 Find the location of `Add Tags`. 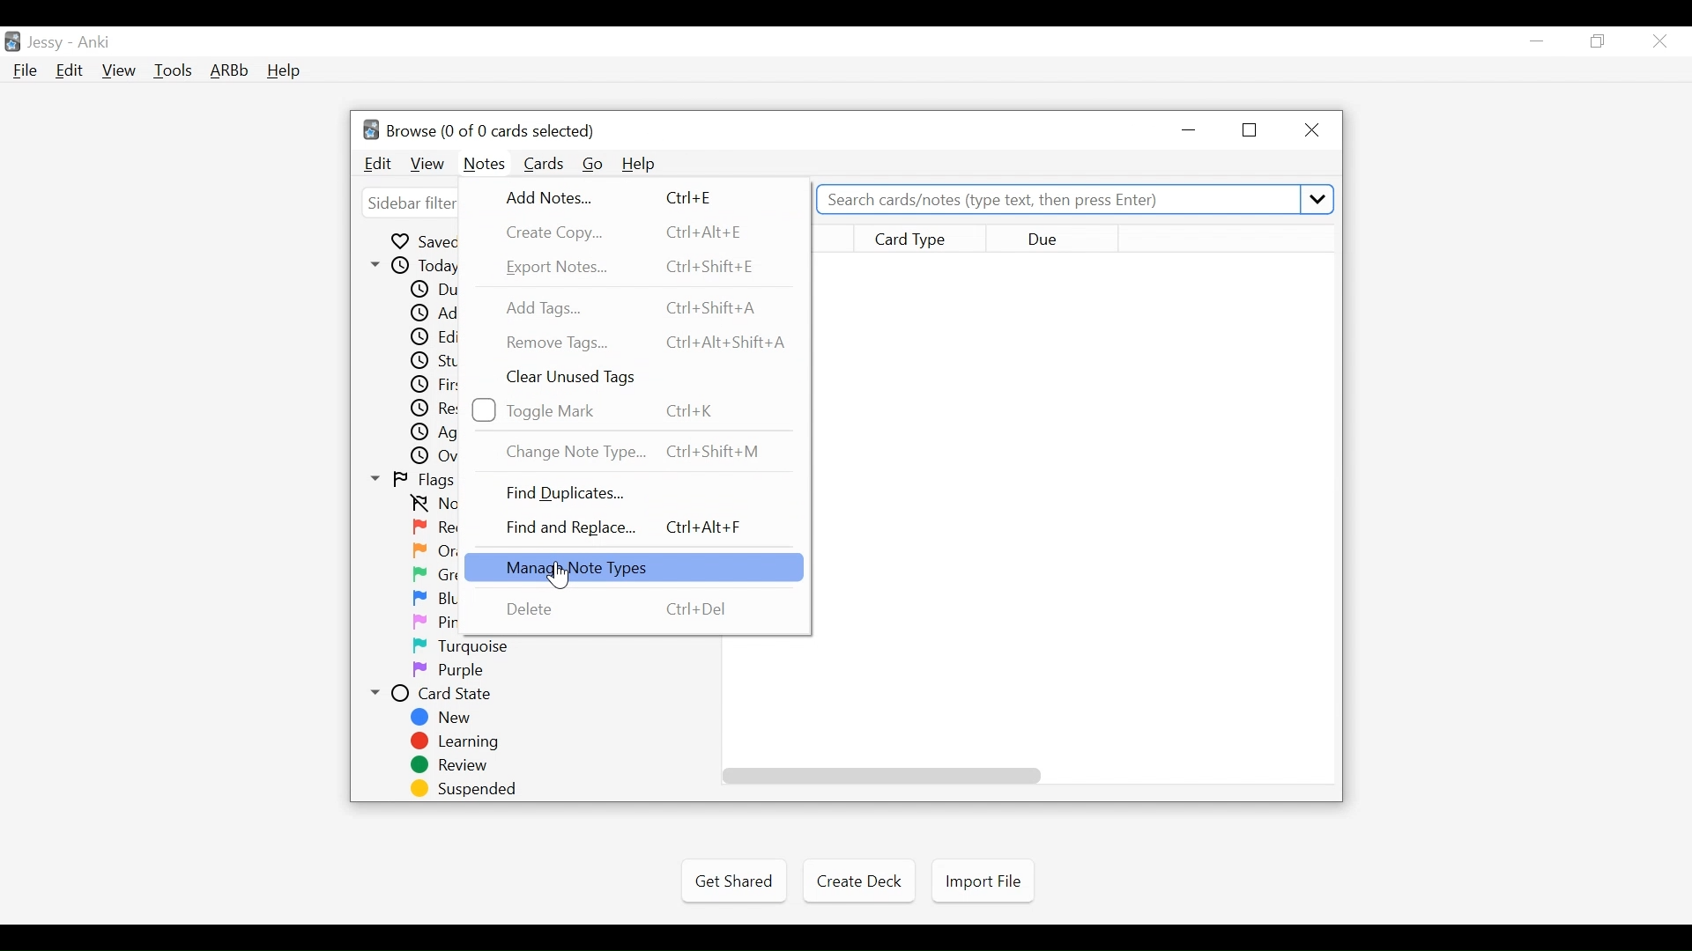

Add Tags is located at coordinates (638, 306).